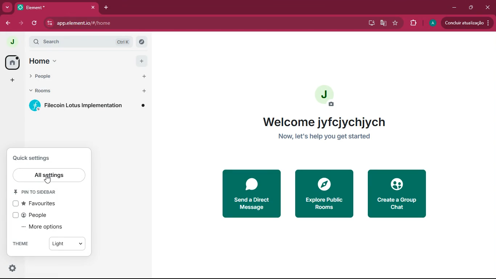  What do you see at coordinates (67, 245) in the screenshot?
I see `light` at bounding box center [67, 245].